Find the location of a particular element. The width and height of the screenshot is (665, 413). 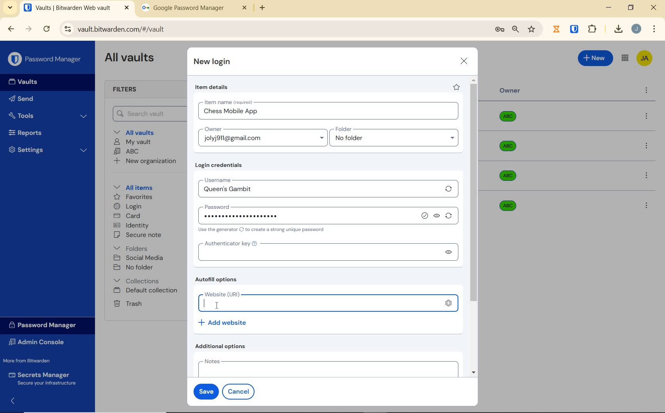

bookmark is located at coordinates (532, 29).